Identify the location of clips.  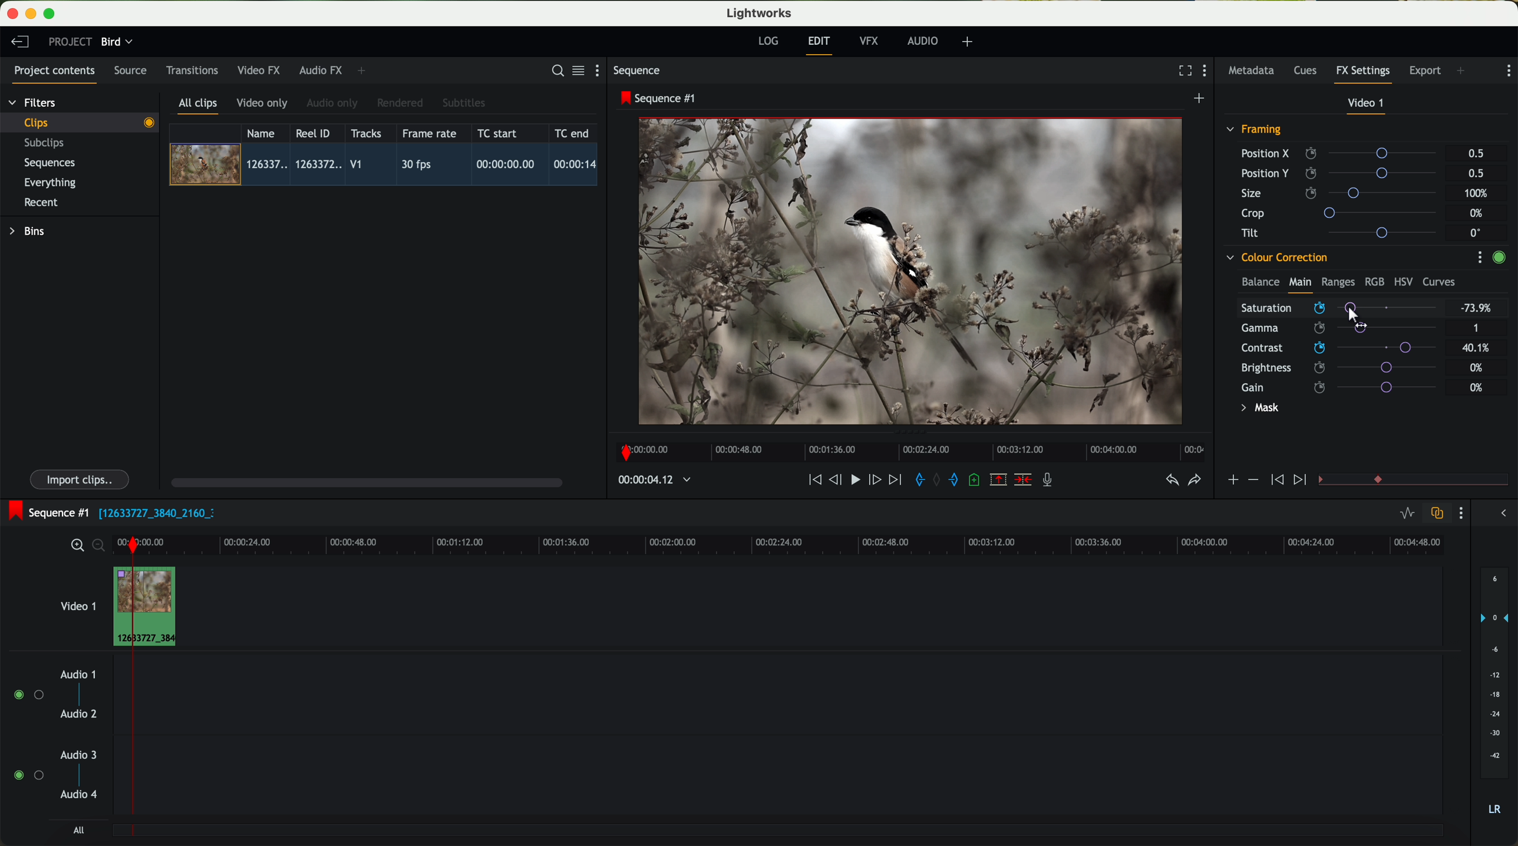
(80, 122).